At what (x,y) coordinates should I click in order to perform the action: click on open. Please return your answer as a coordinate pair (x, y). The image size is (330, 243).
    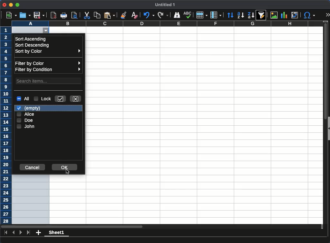
    Looking at the image, I should click on (25, 15).